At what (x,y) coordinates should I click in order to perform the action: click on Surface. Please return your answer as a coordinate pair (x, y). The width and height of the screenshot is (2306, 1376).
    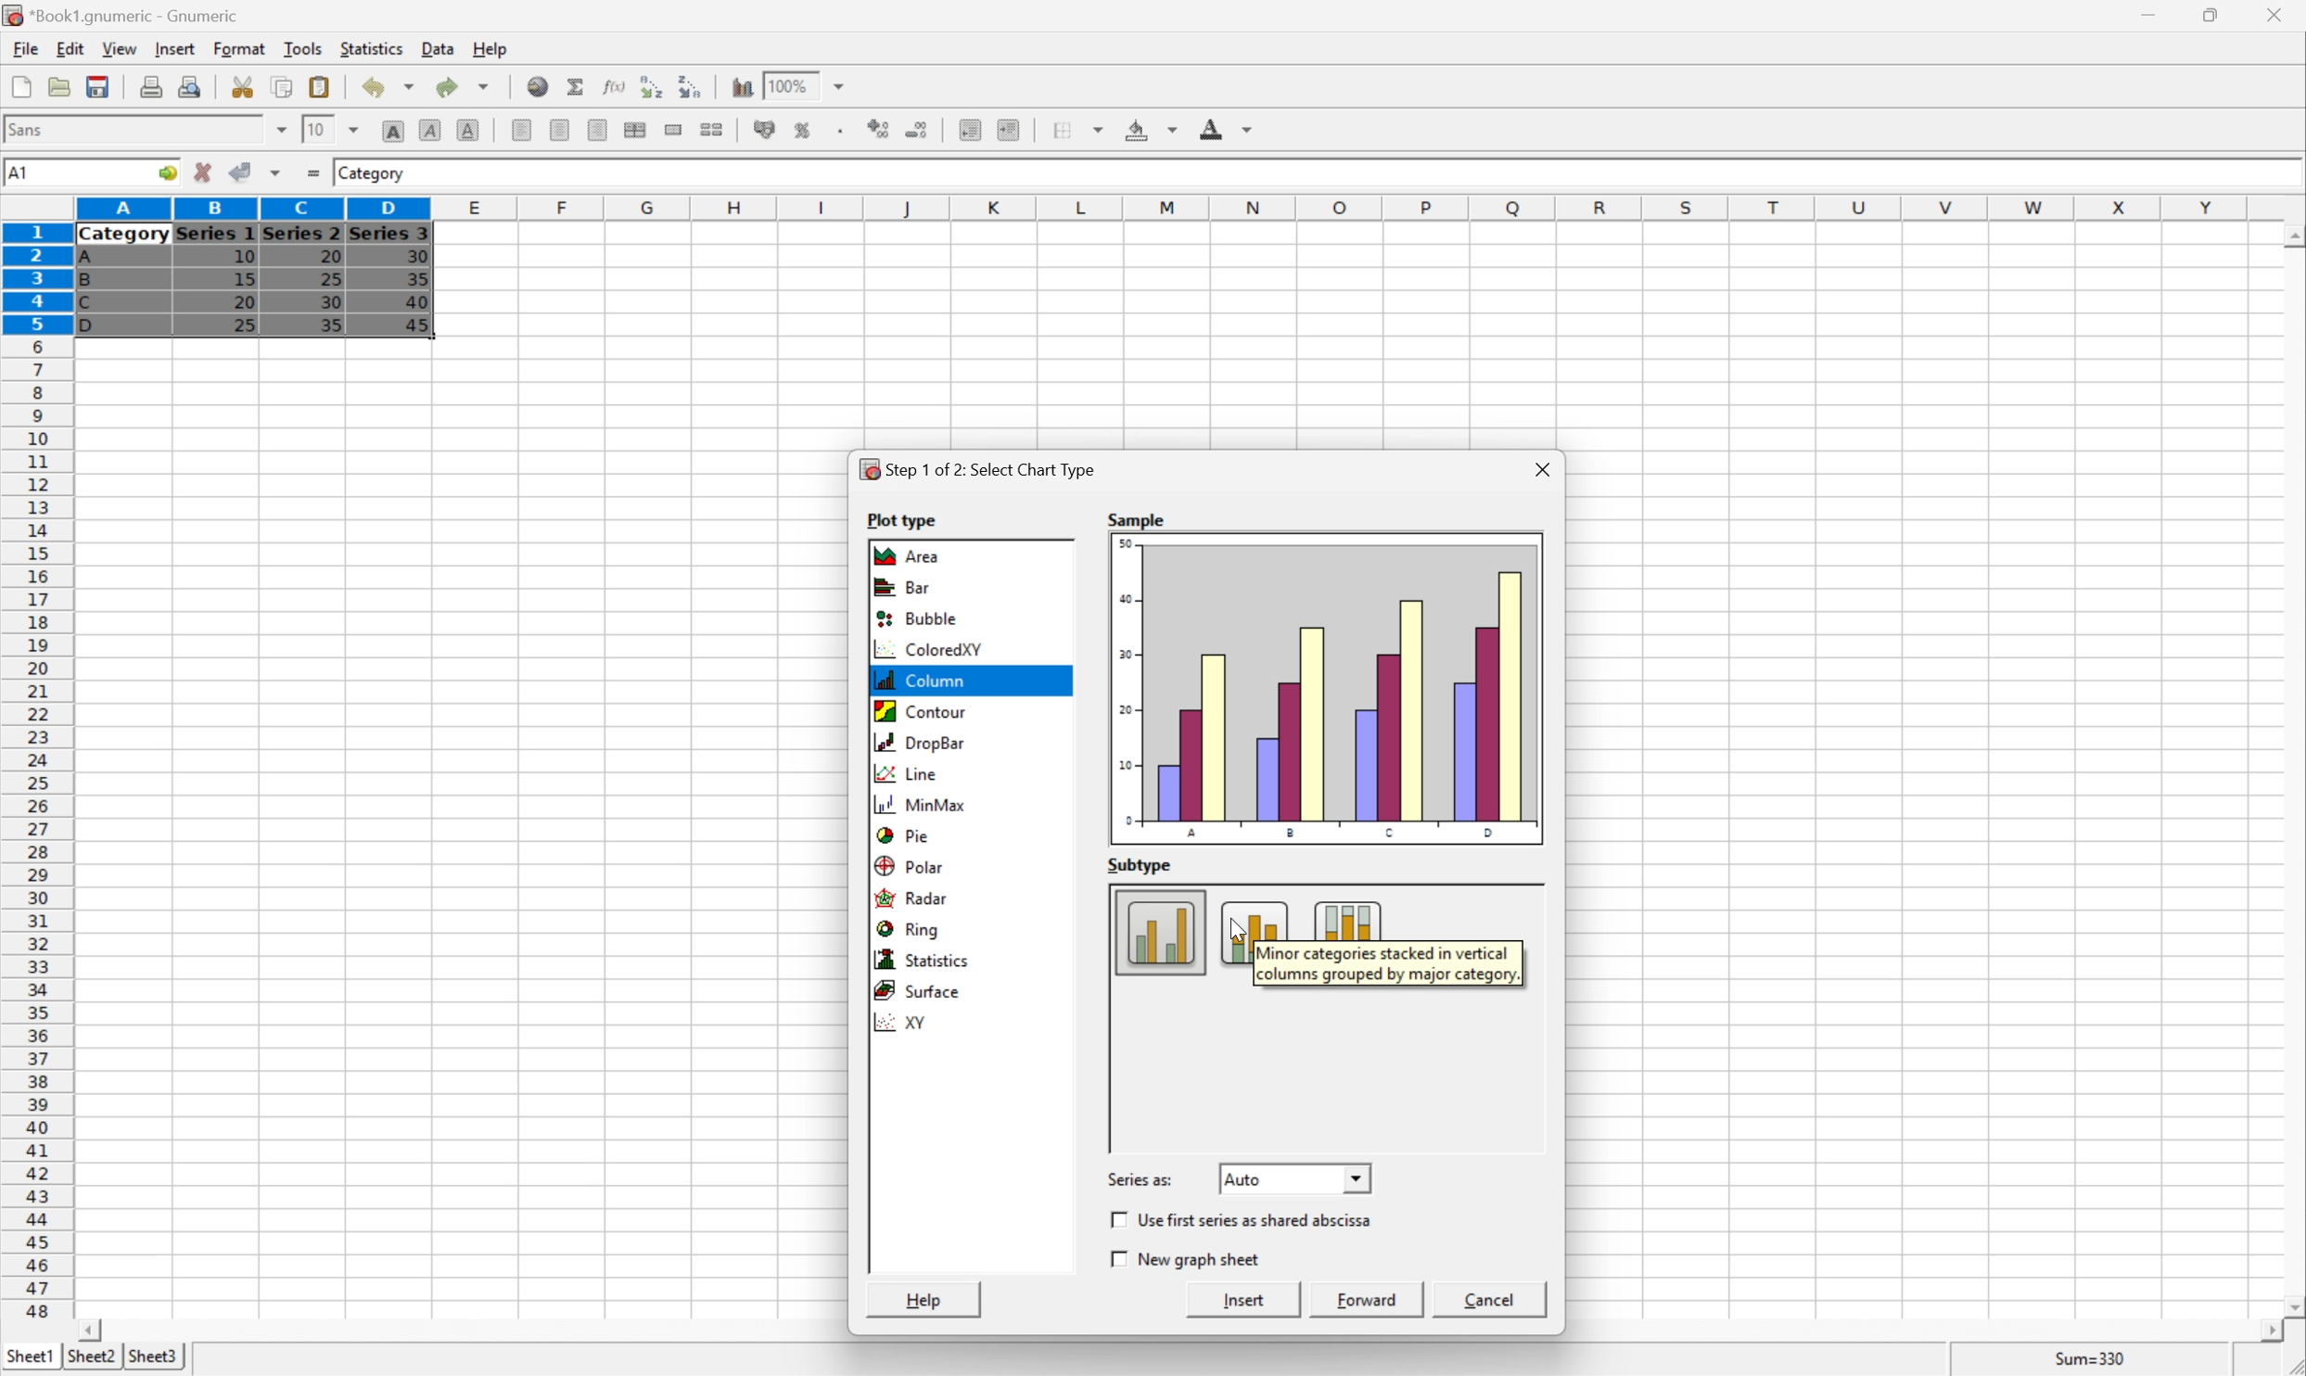
    Looking at the image, I should click on (917, 990).